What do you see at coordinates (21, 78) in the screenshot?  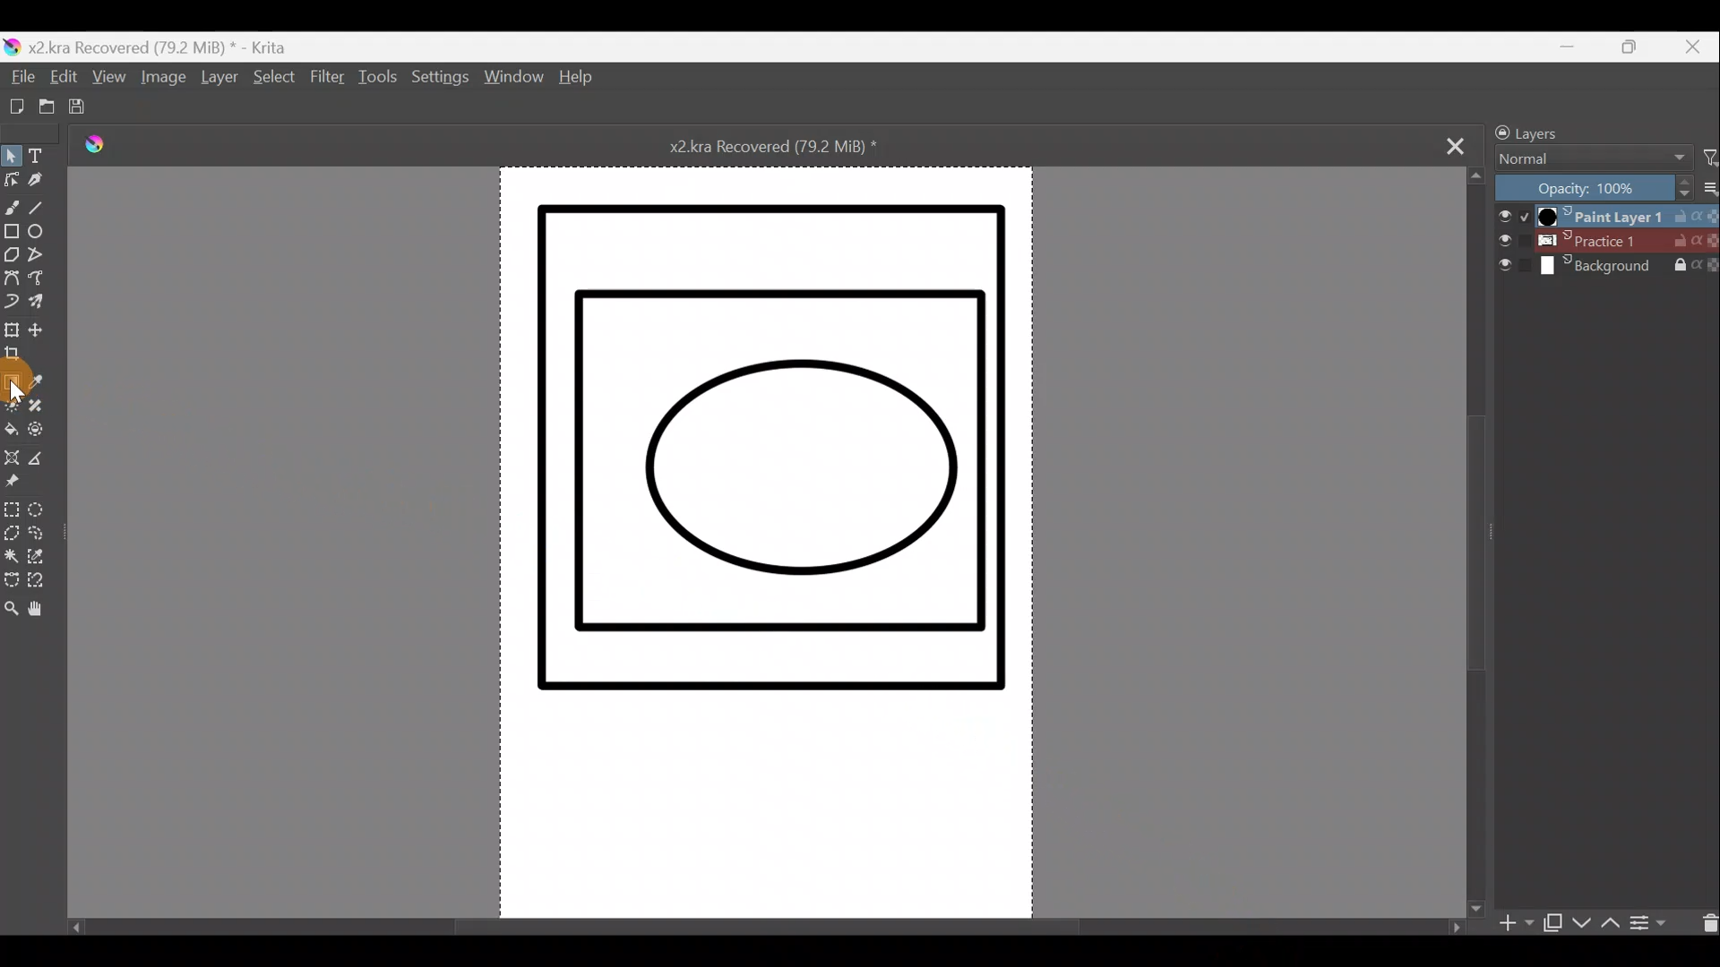 I see `File` at bounding box center [21, 78].